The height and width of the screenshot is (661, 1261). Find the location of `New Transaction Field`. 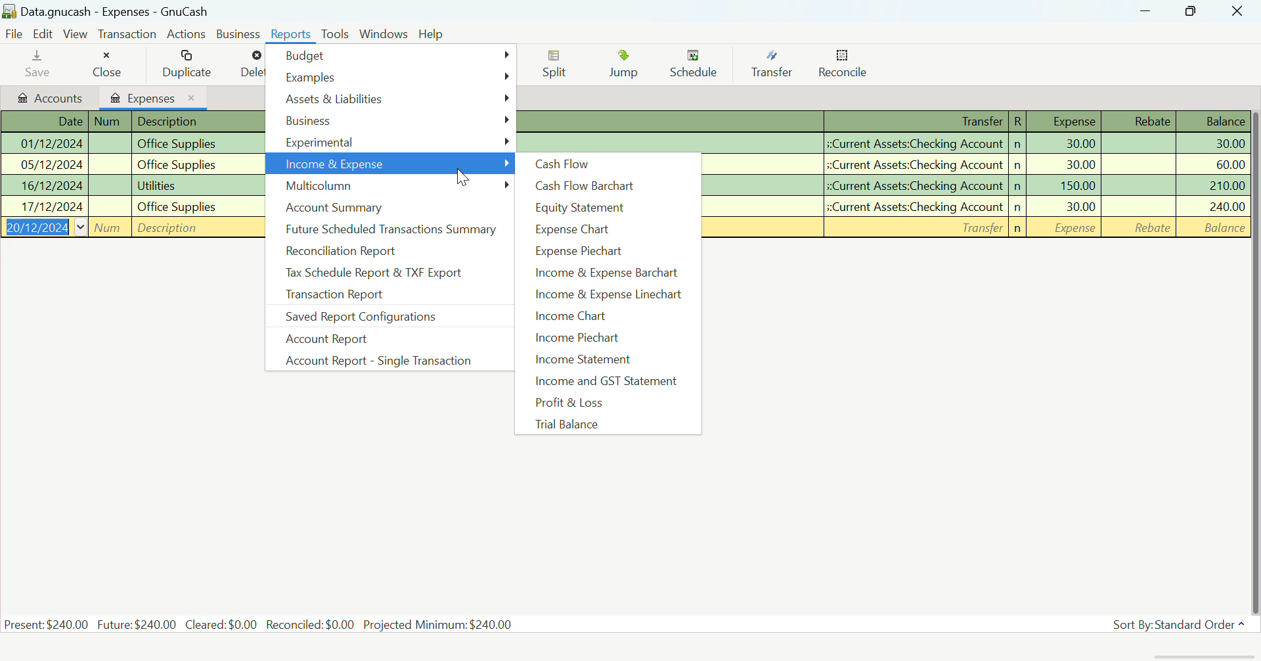

New Transaction Field is located at coordinates (130, 227).